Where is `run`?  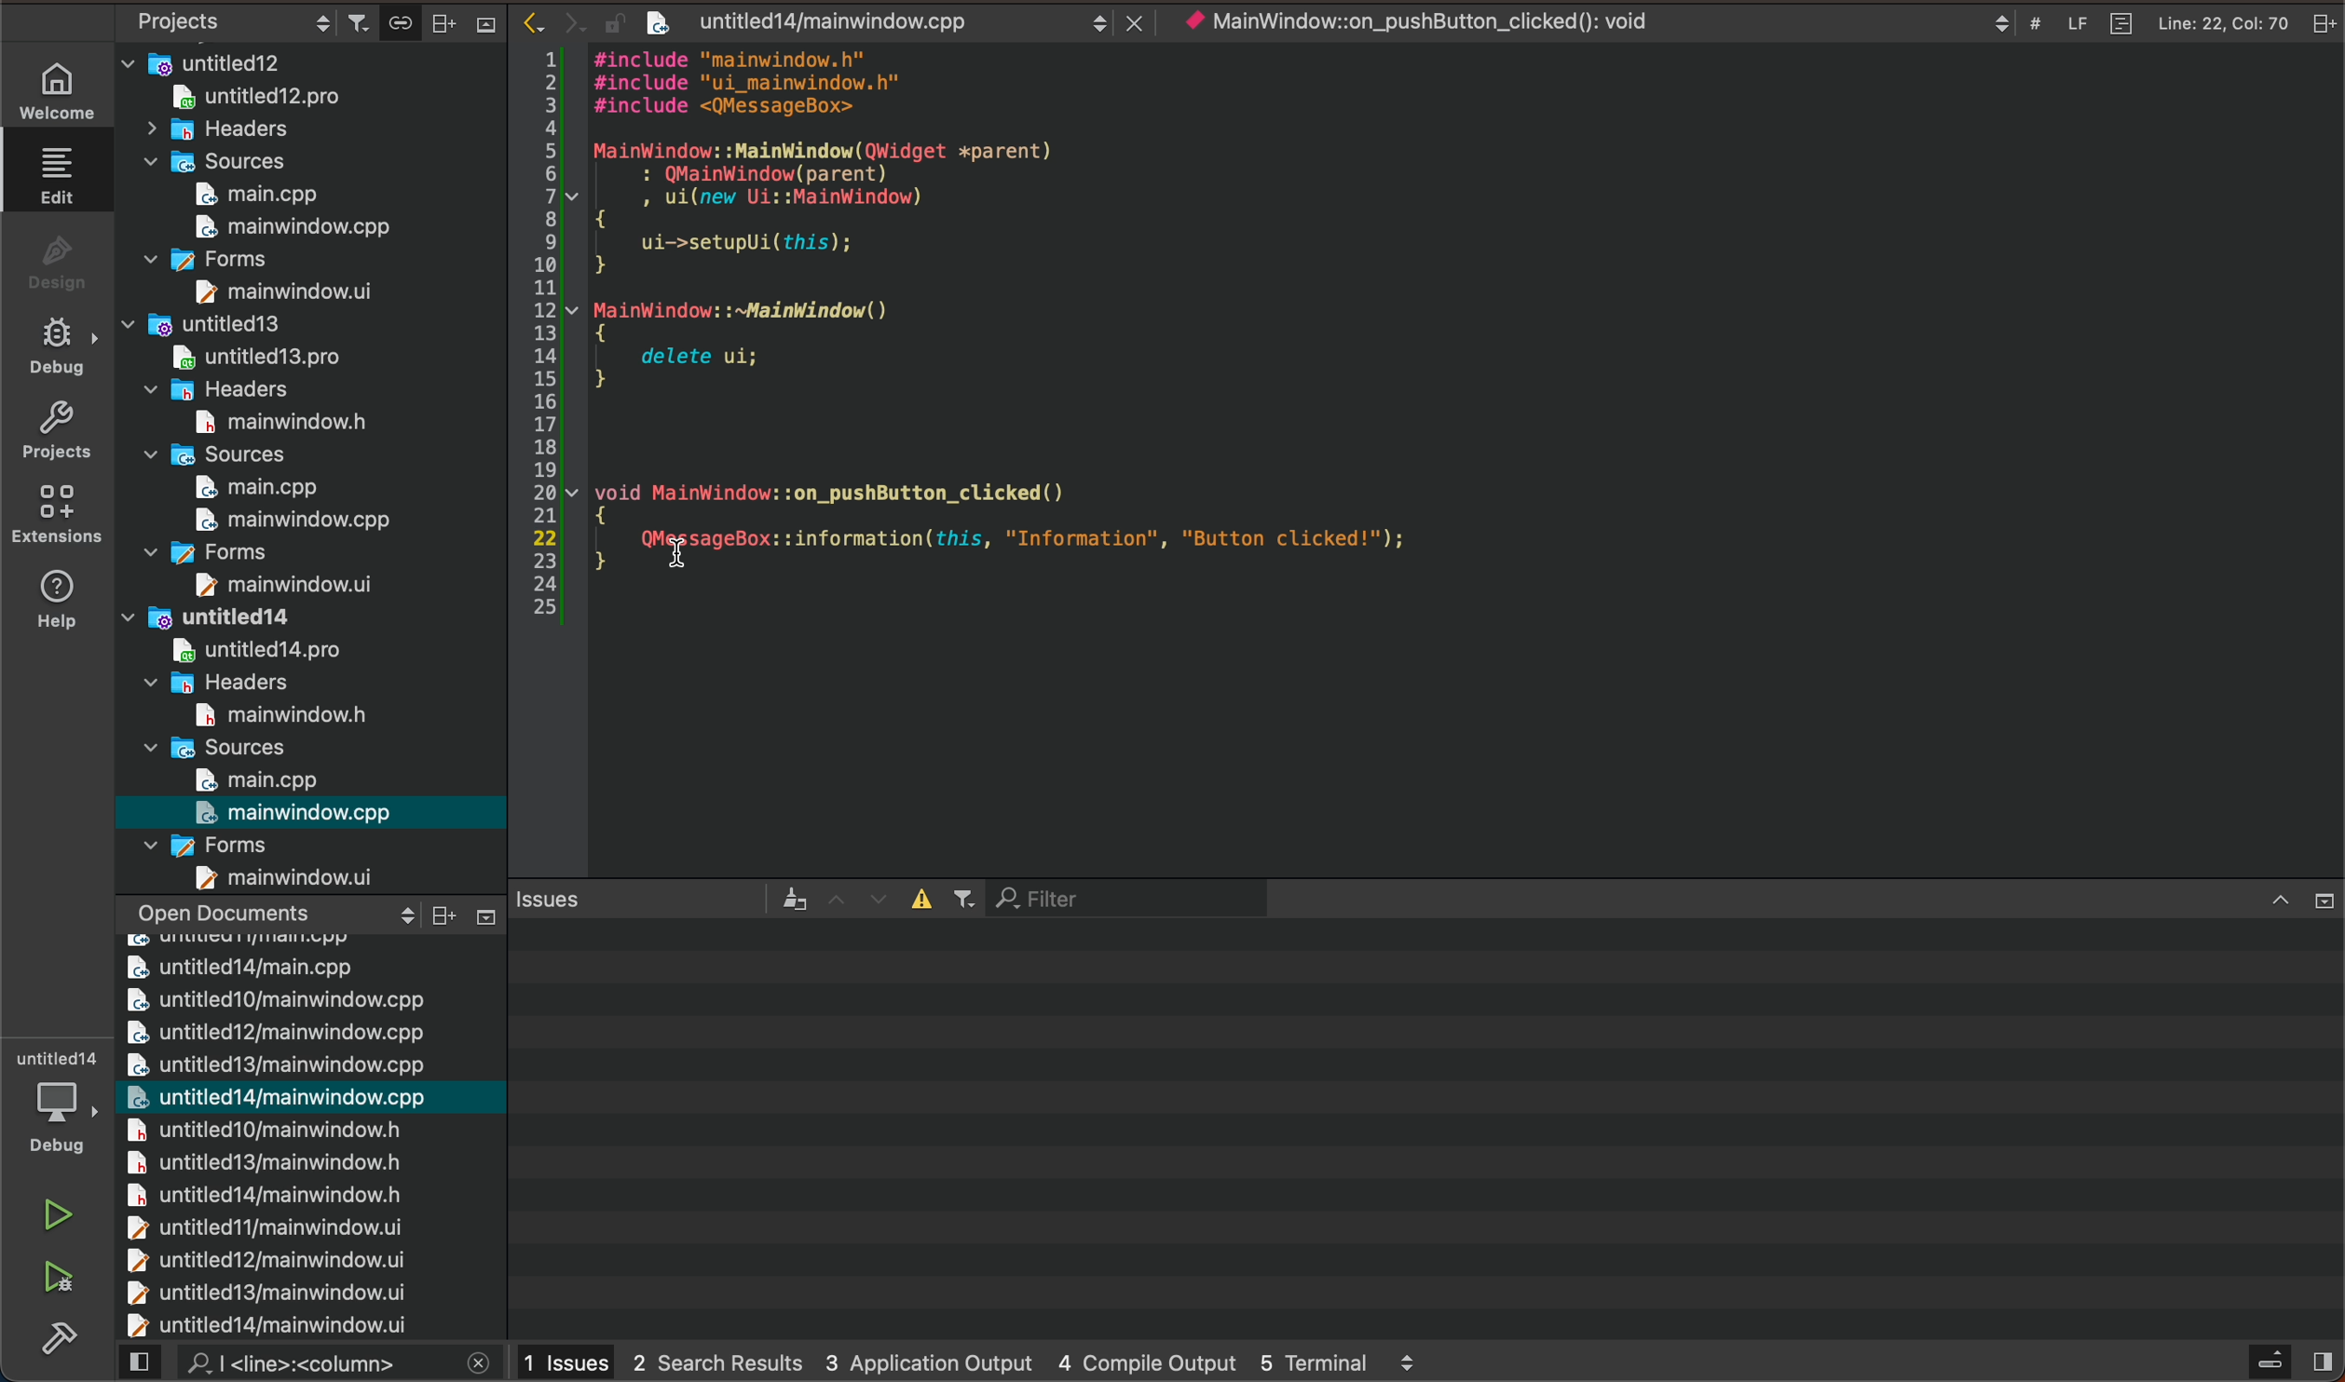
run is located at coordinates (55, 1214).